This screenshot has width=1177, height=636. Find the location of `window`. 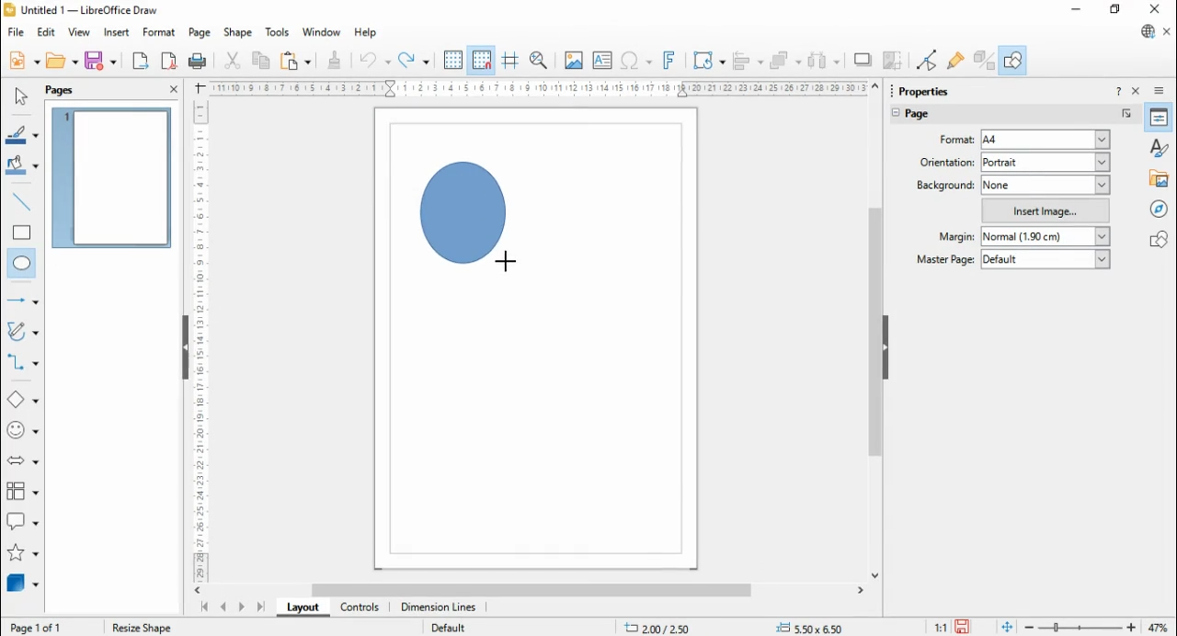

window is located at coordinates (322, 32).